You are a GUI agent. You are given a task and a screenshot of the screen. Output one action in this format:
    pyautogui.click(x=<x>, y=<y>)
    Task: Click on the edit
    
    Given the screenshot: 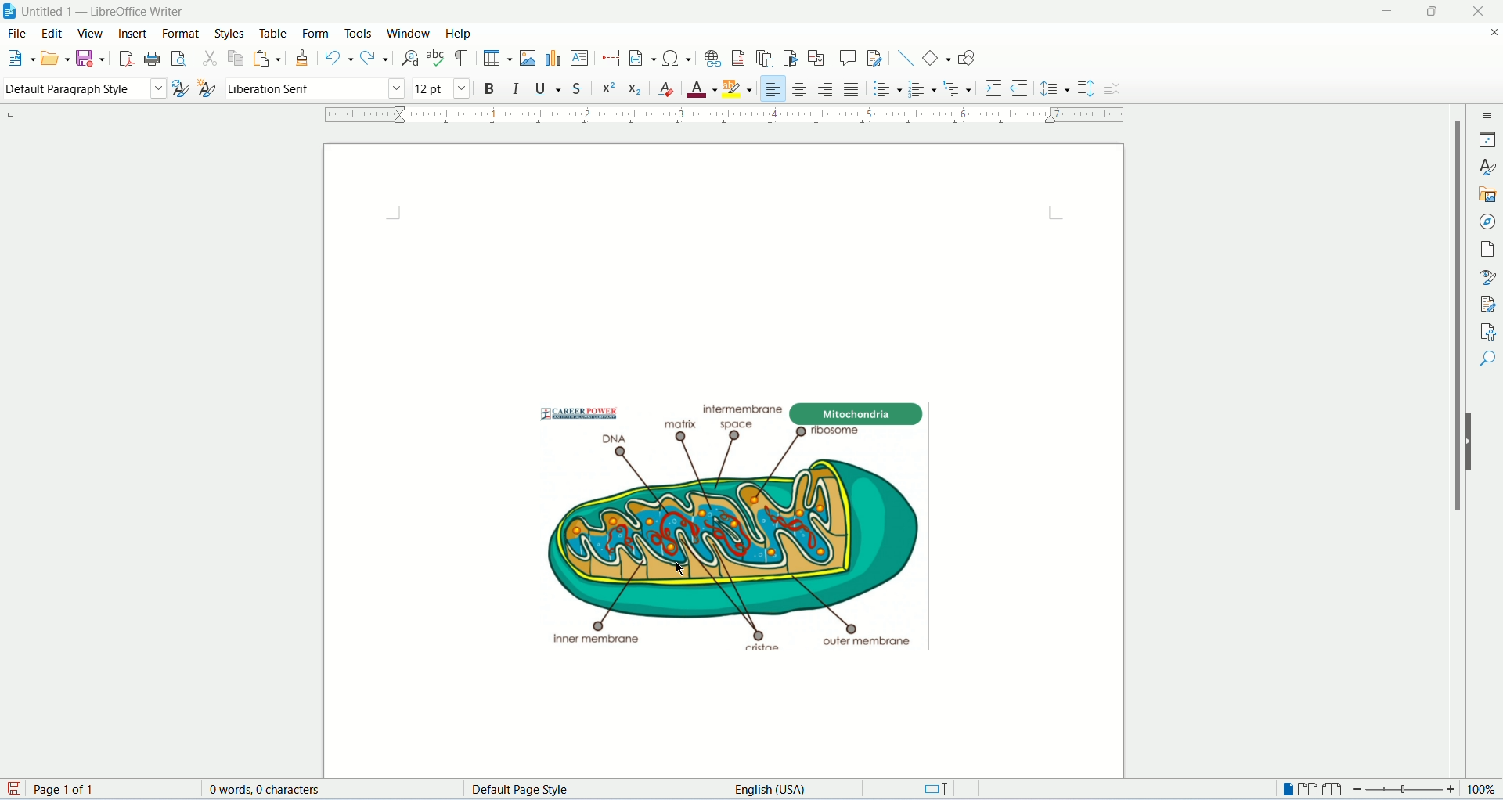 What is the action you would take?
    pyautogui.click(x=53, y=32)
    